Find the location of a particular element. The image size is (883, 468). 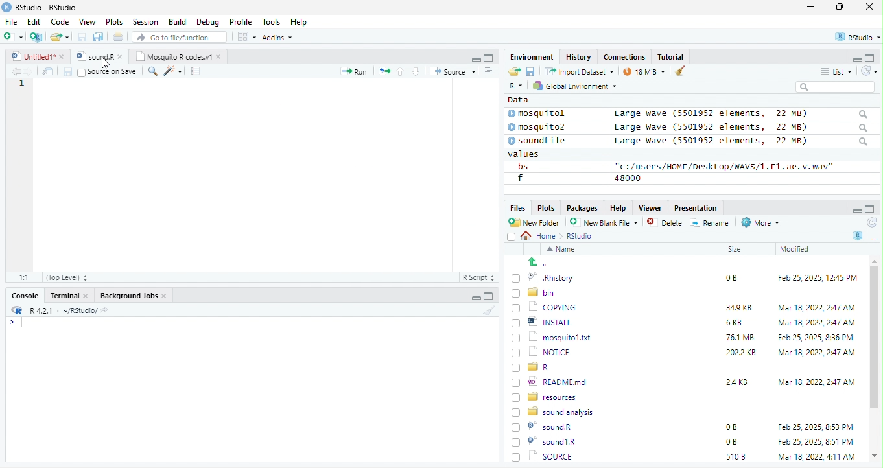

349K8 is located at coordinates (739, 308).